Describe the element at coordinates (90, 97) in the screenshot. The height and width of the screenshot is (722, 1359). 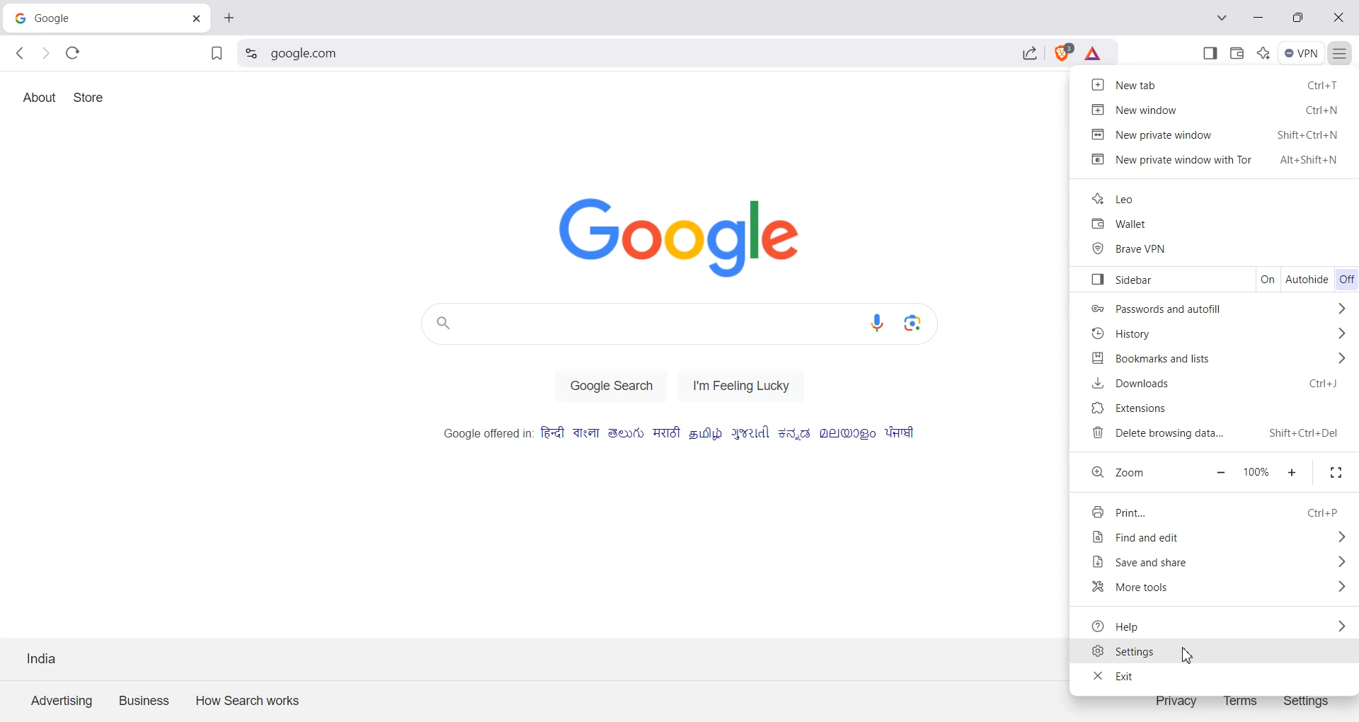
I see `Store` at that location.